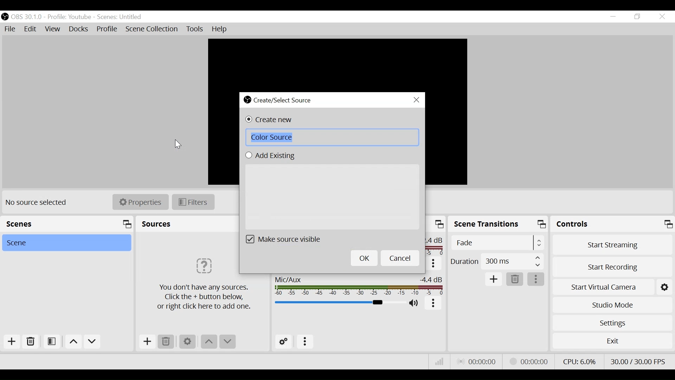 This screenshot has height=380, width=675. Describe the element at coordinates (514, 279) in the screenshot. I see `Delete` at that location.